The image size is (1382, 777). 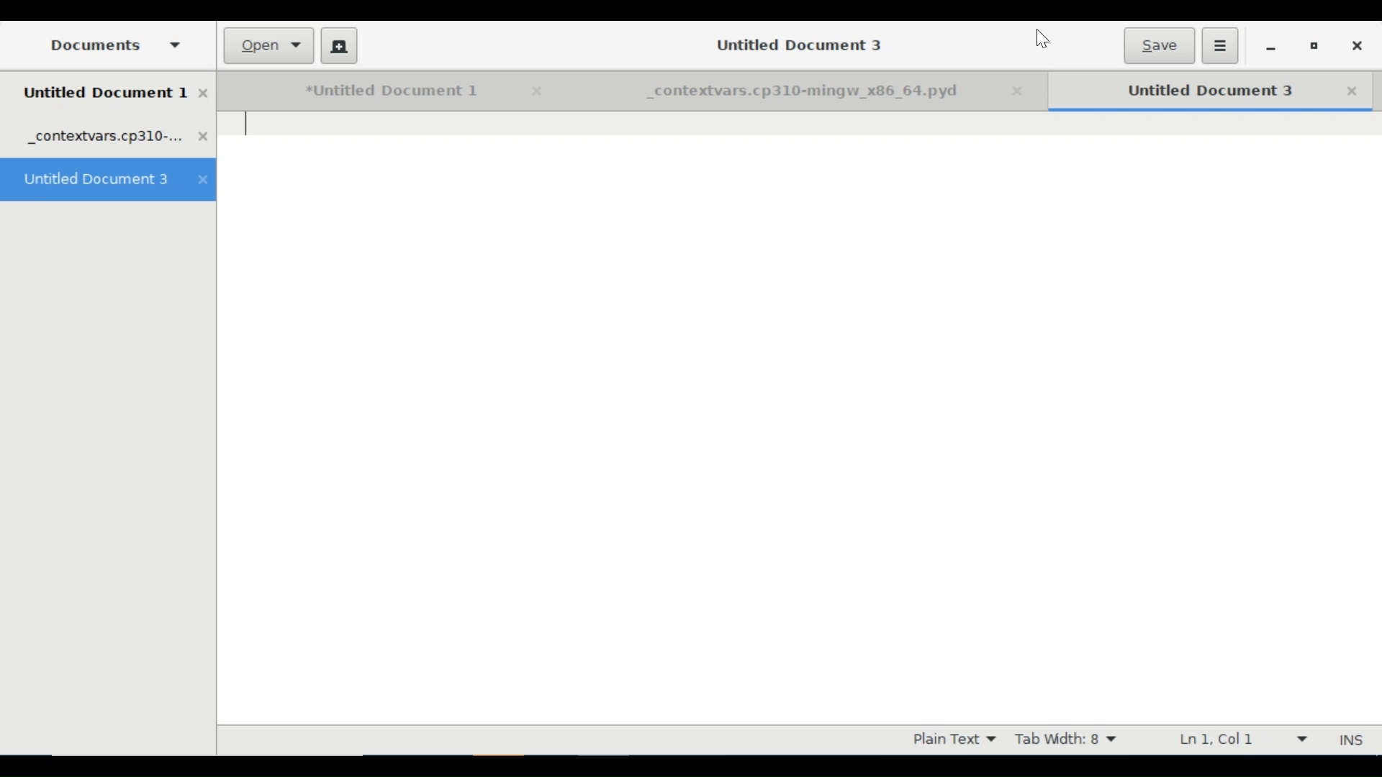 I want to click on _contextvars.cp310-minger_xc86_64.pyd Tab, so click(x=779, y=92).